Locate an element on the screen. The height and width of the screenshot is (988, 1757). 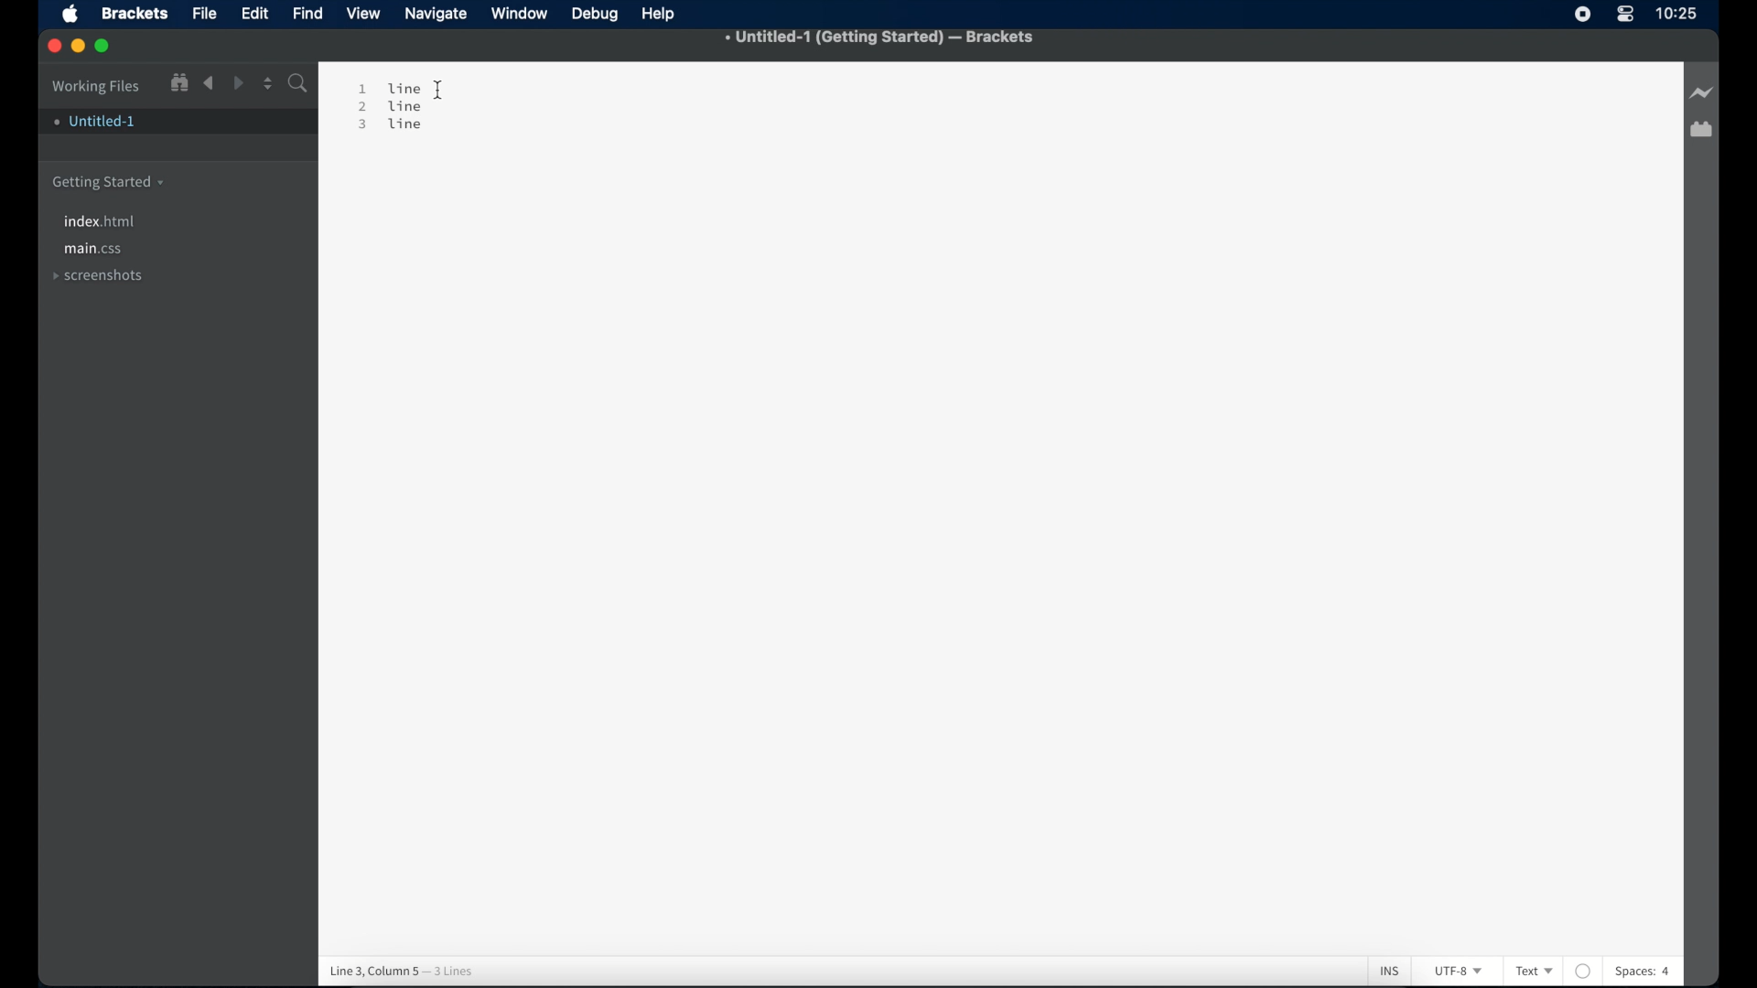
screenshots is located at coordinates (98, 274).